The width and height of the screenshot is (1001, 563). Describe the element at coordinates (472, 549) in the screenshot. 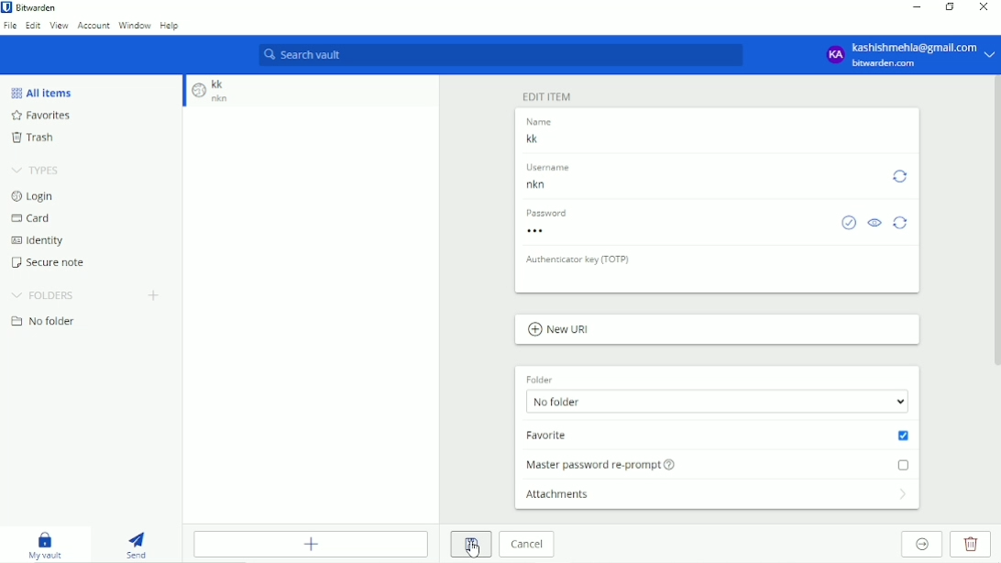

I see `Cursor` at that location.